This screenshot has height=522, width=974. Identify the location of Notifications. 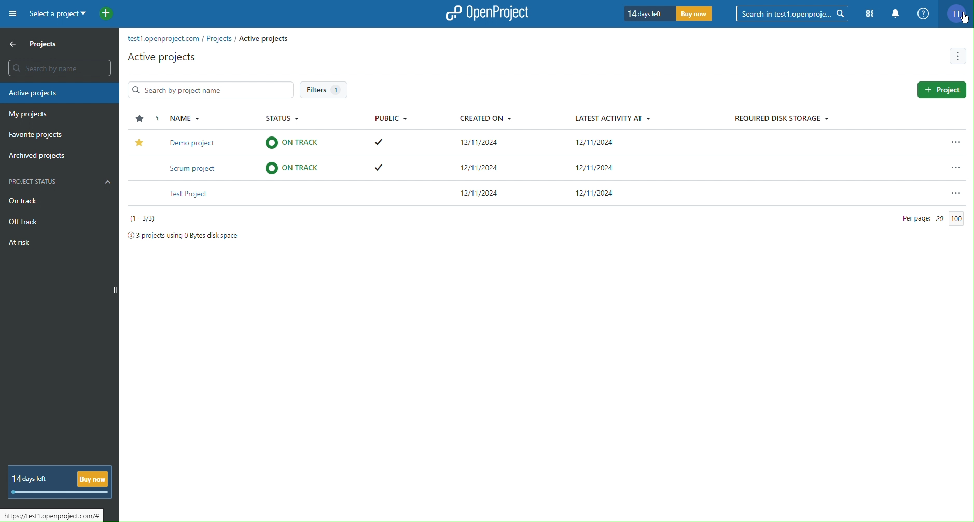
(895, 14).